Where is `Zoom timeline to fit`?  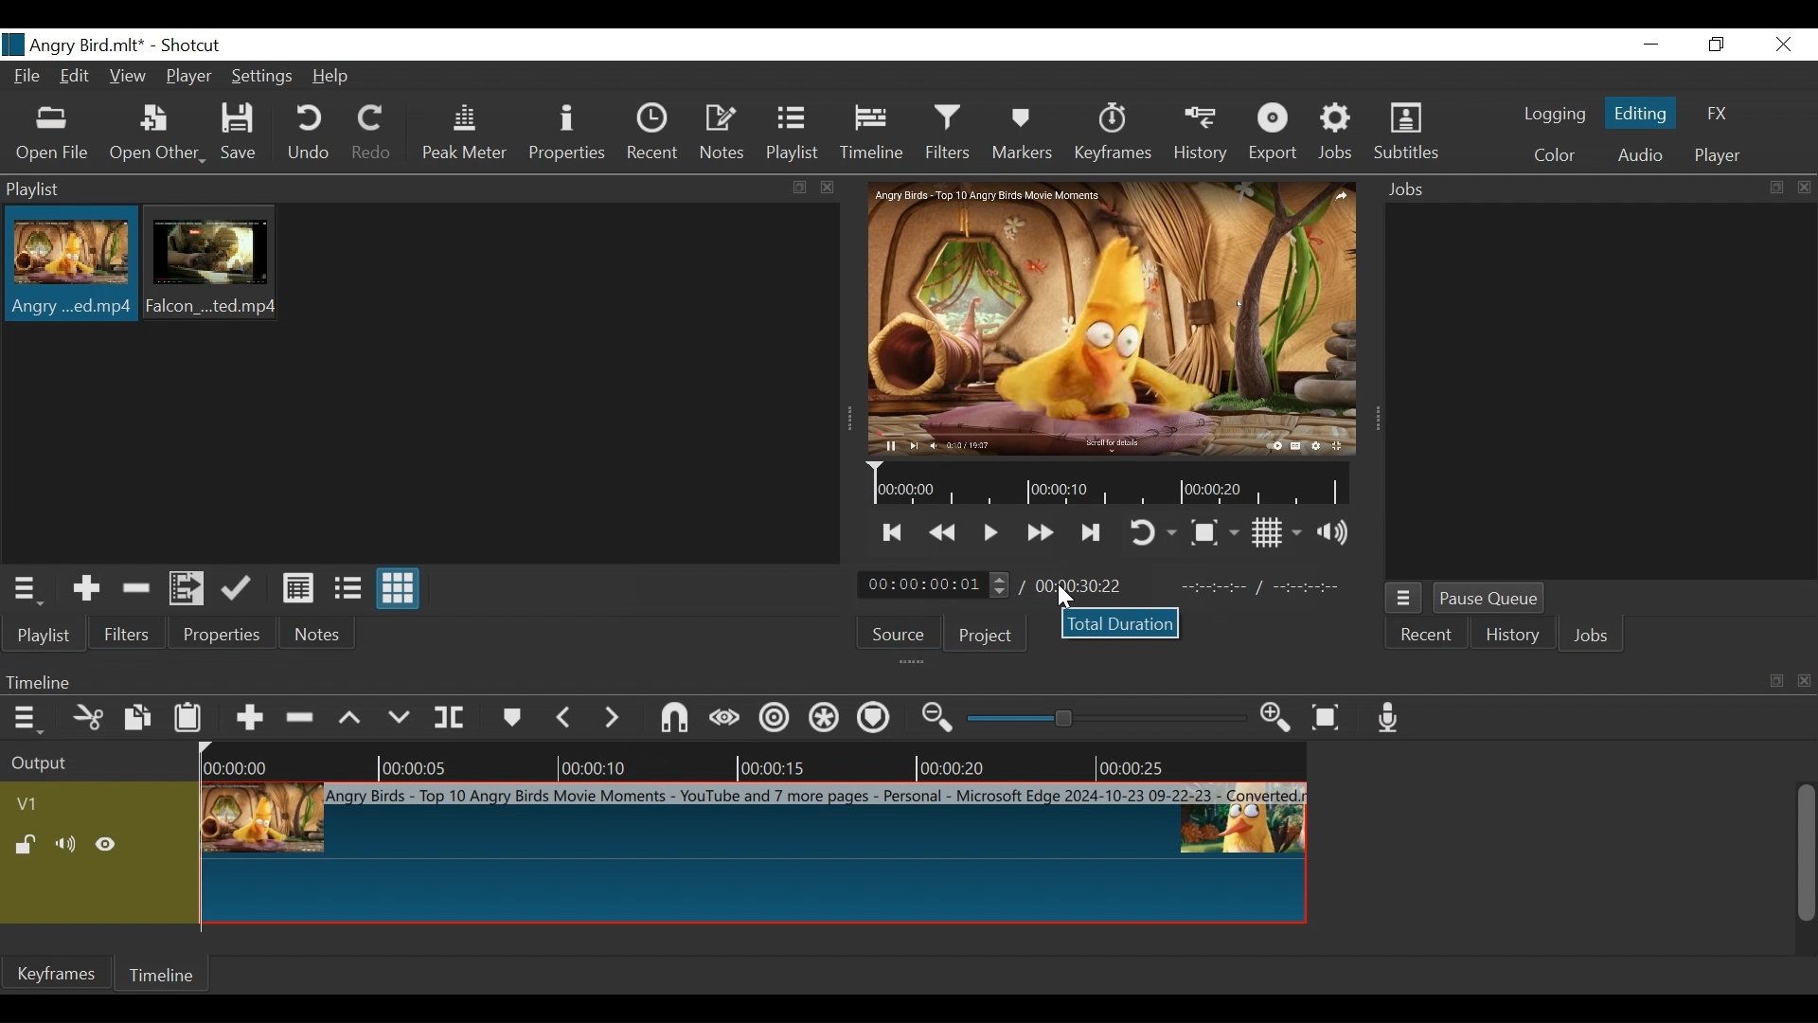 Zoom timeline to fit is located at coordinates (1328, 717).